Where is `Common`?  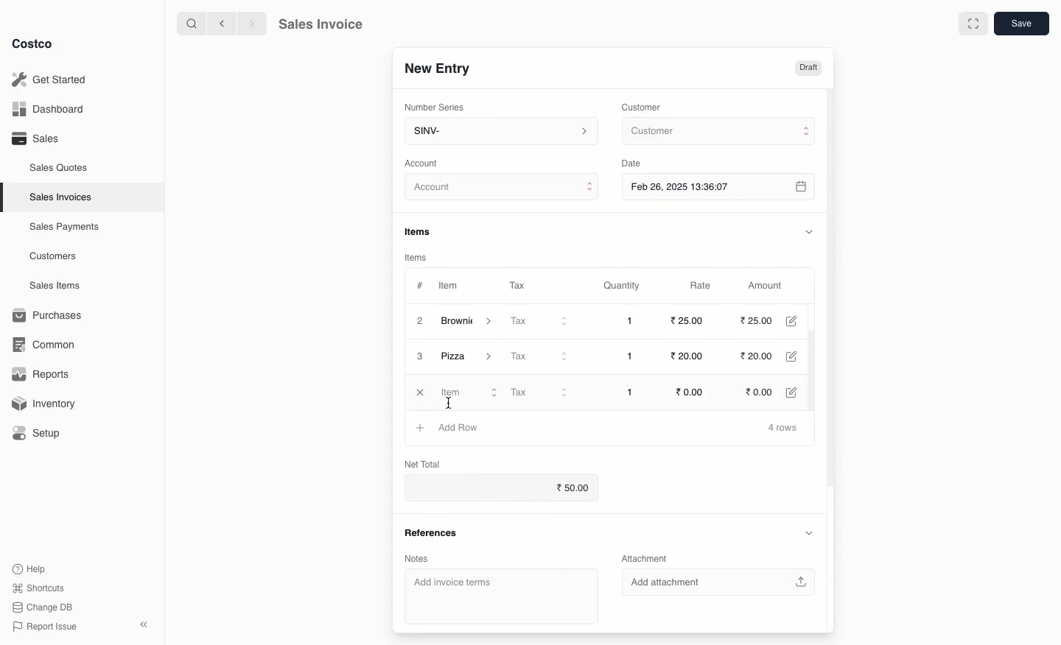 Common is located at coordinates (50, 345).